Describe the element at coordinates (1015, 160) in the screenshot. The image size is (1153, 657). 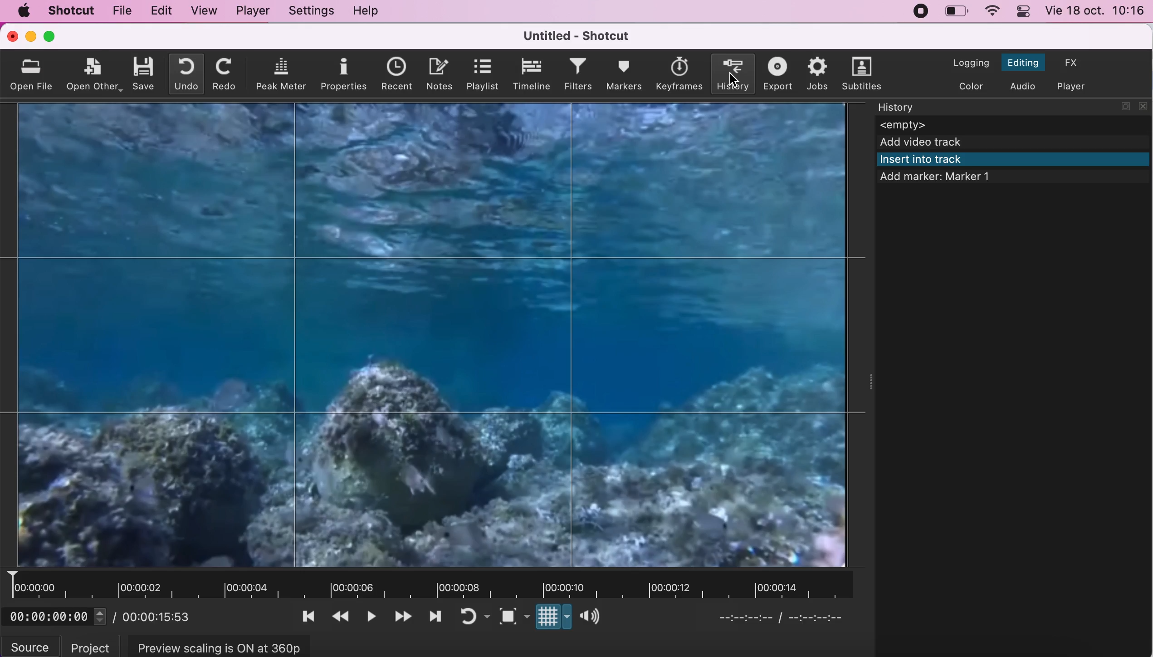
I see `insert into track` at that location.